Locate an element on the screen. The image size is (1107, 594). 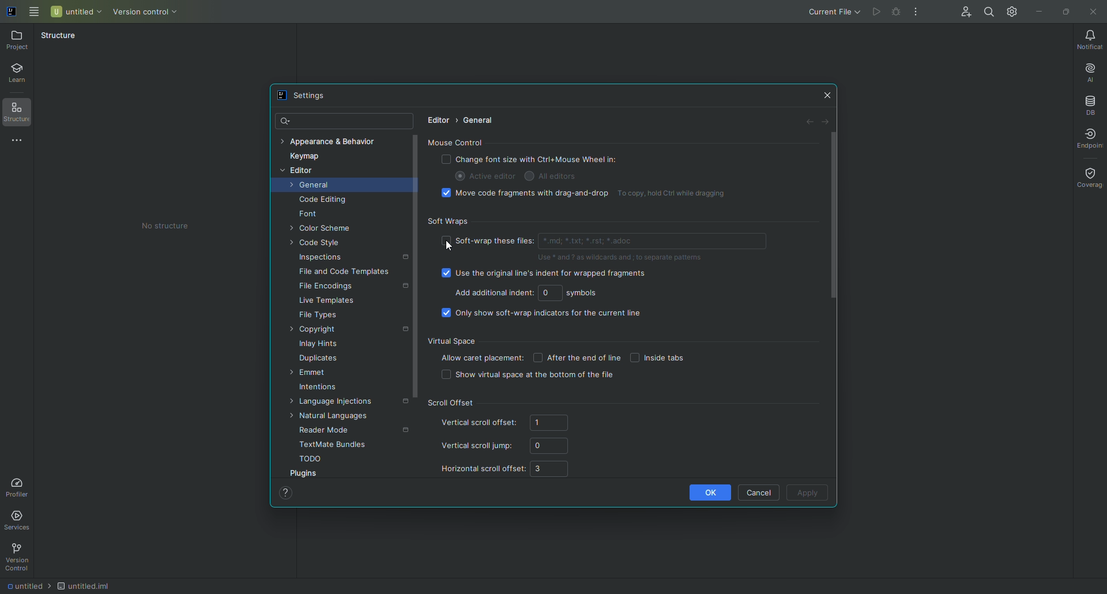
Font is located at coordinates (313, 215).